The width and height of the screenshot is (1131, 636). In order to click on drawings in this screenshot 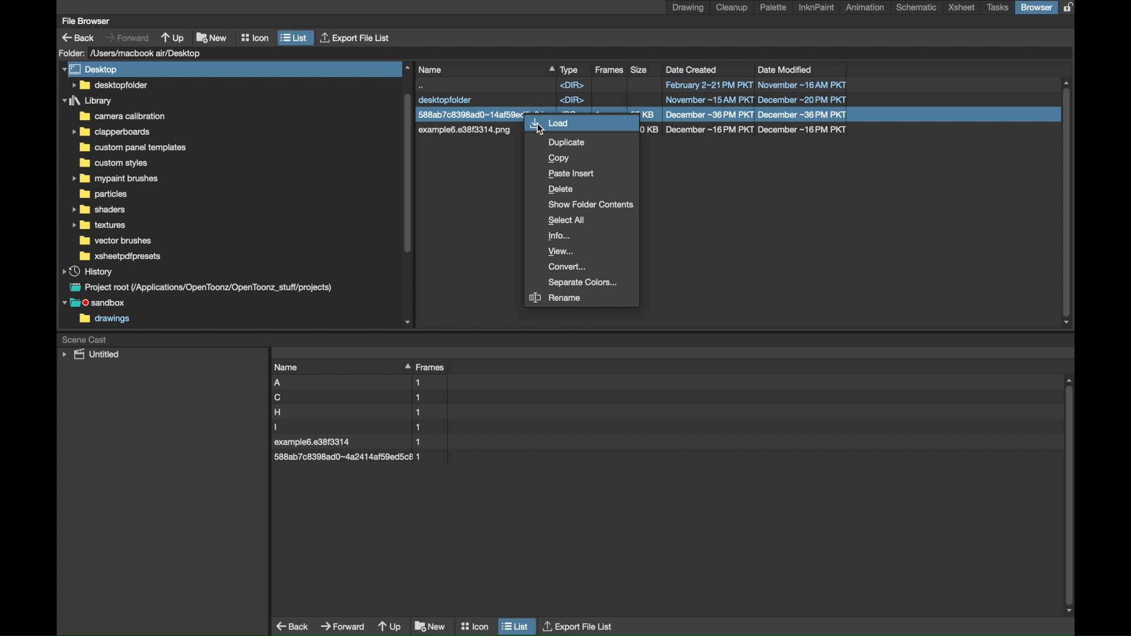, I will do `click(105, 320)`.